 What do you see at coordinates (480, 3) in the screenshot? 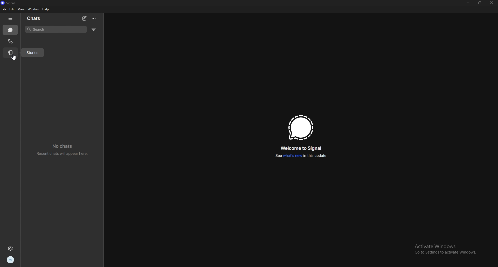
I see `resize` at bounding box center [480, 3].